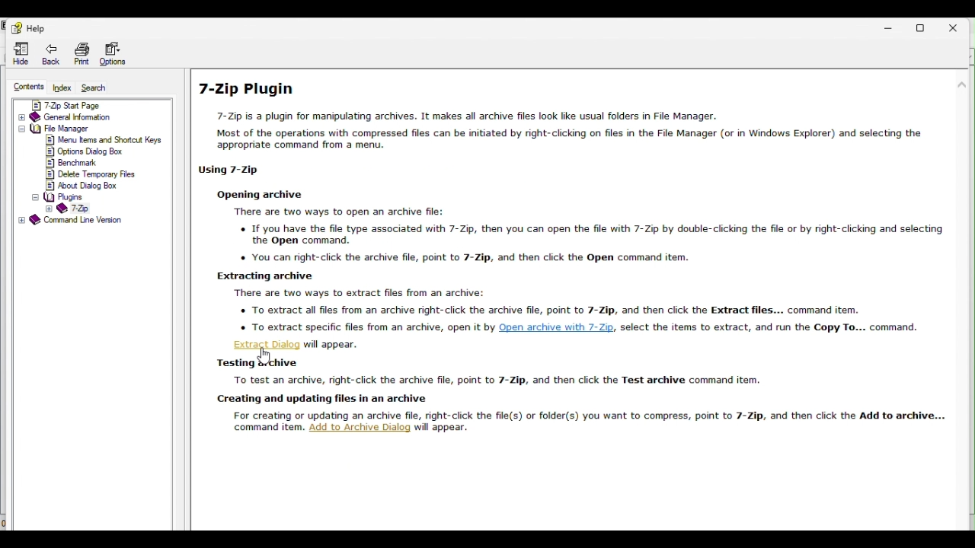 This screenshot has width=975, height=548. I want to click on text, so click(580, 226).